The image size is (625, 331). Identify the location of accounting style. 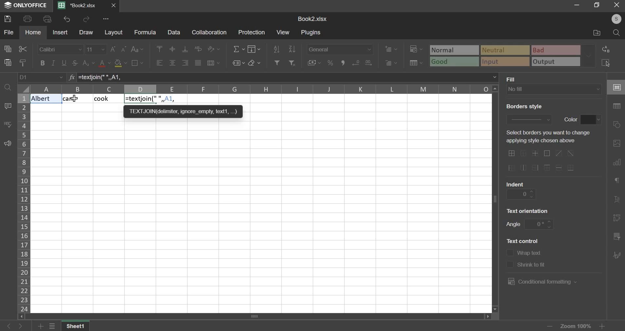
(314, 62).